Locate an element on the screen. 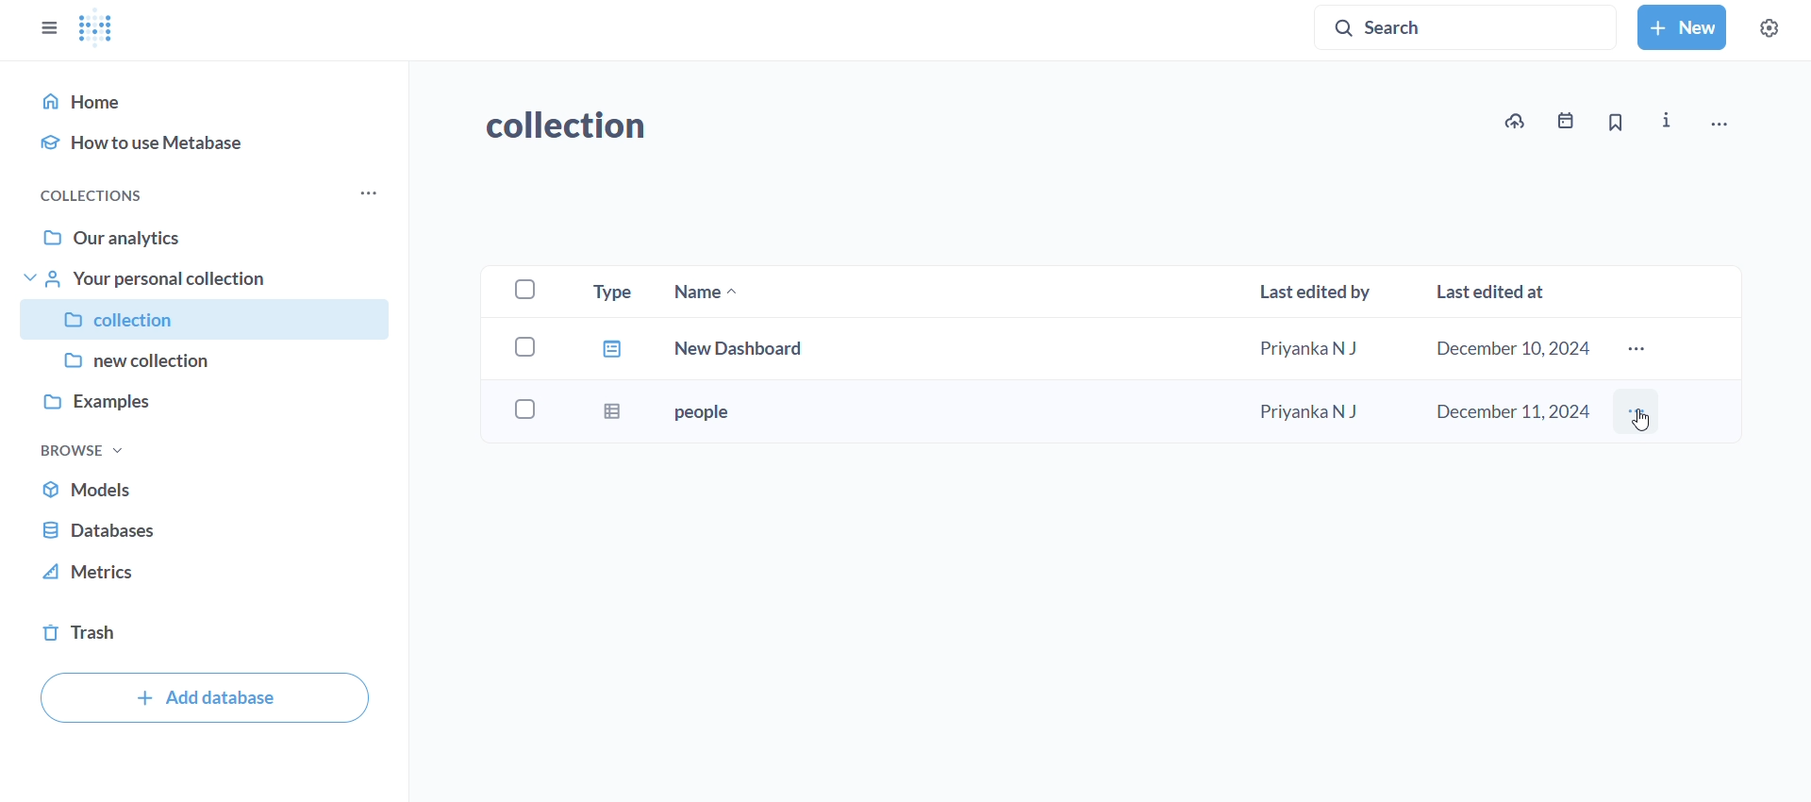 The height and width of the screenshot is (802, 1811). Cursor is located at coordinates (1644, 421).